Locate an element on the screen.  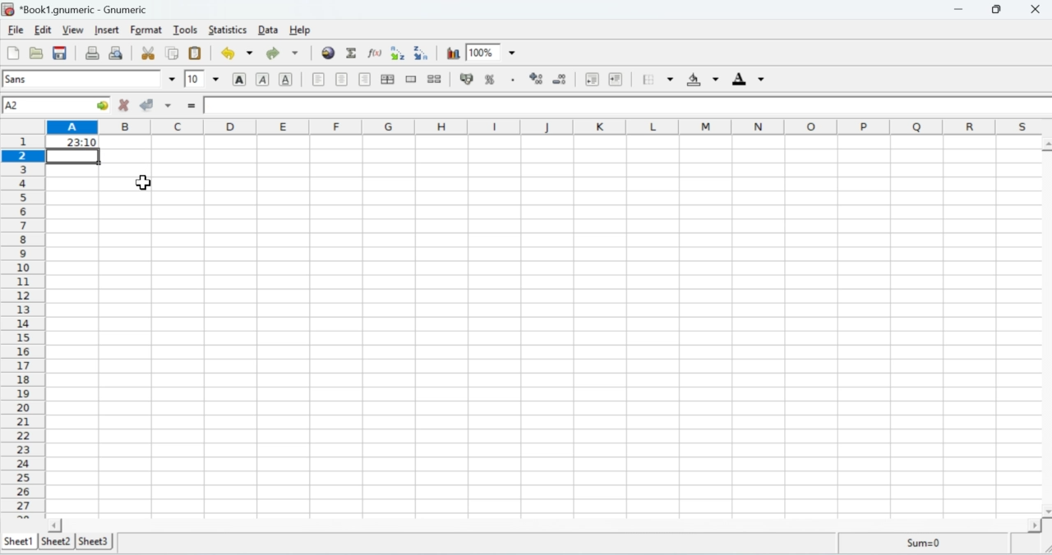
Book1.gnumeric - Gnumeric is located at coordinates (87, 11).